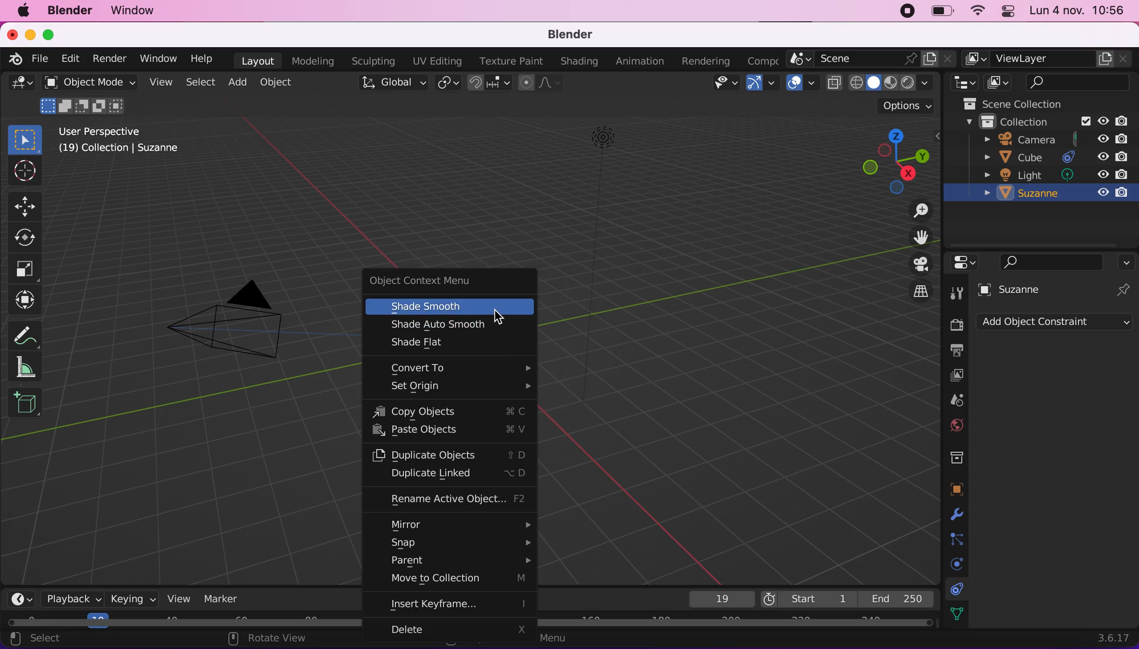 This screenshot has width=1139, height=649. What do you see at coordinates (456, 543) in the screenshot?
I see `snap` at bounding box center [456, 543].